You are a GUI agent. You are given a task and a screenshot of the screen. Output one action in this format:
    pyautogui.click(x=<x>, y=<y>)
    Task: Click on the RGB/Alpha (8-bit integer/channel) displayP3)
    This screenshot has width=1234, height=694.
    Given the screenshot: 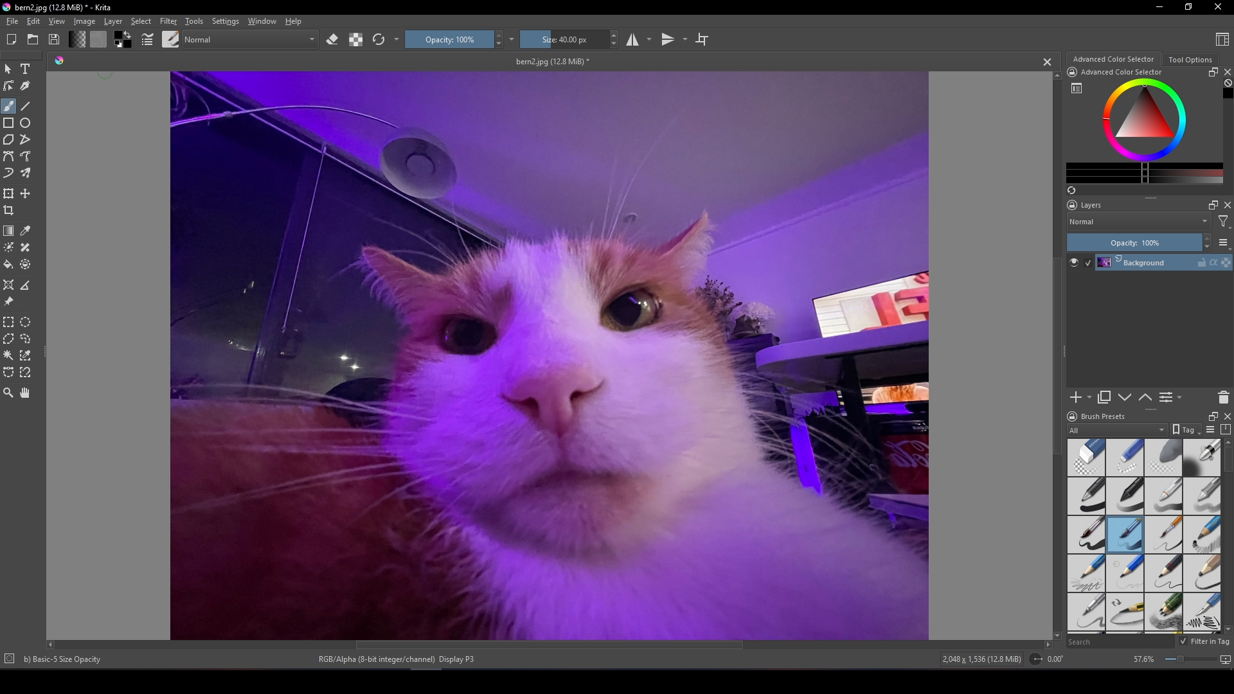 What is the action you would take?
    pyautogui.click(x=398, y=658)
    